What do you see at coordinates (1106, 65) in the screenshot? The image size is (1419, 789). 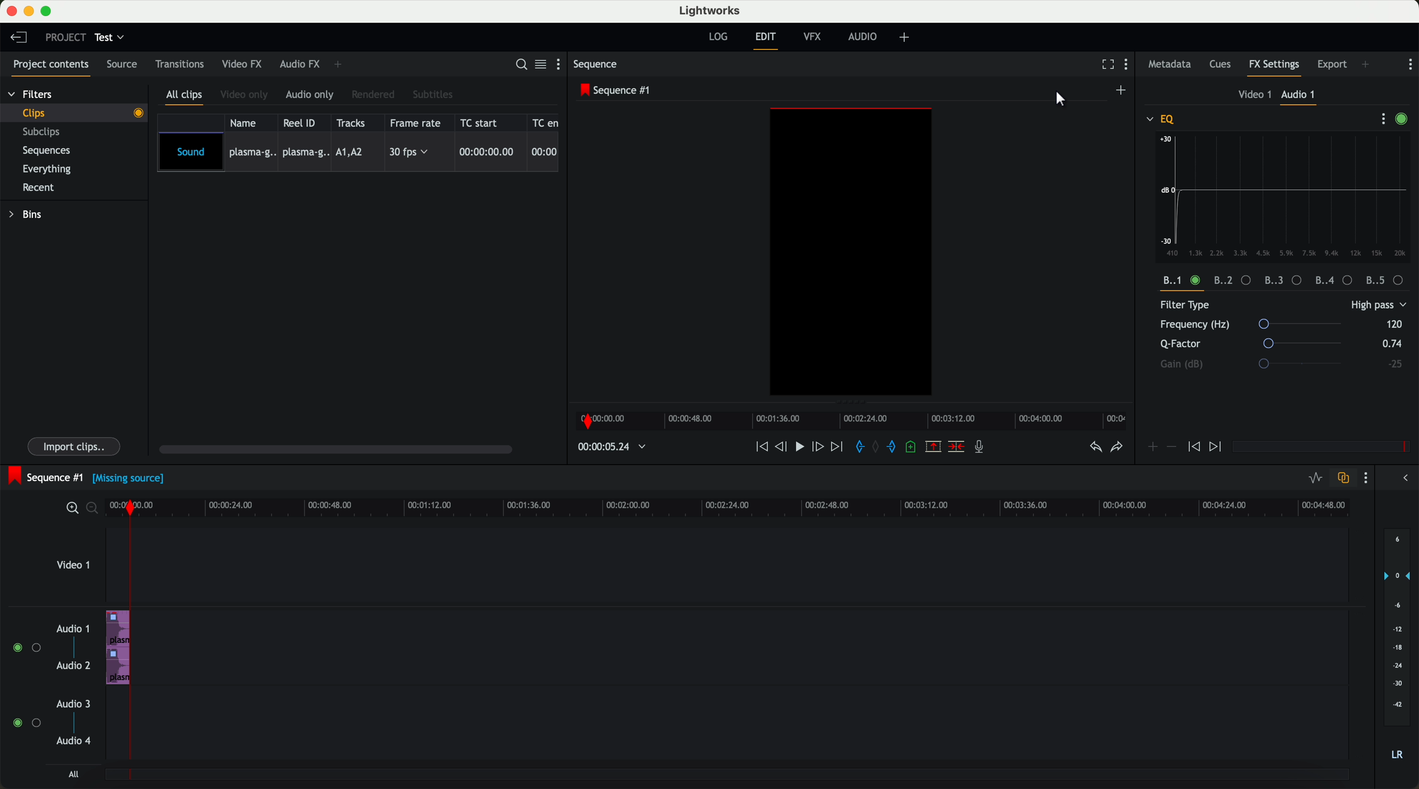 I see `fullscreen` at bounding box center [1106, 65].